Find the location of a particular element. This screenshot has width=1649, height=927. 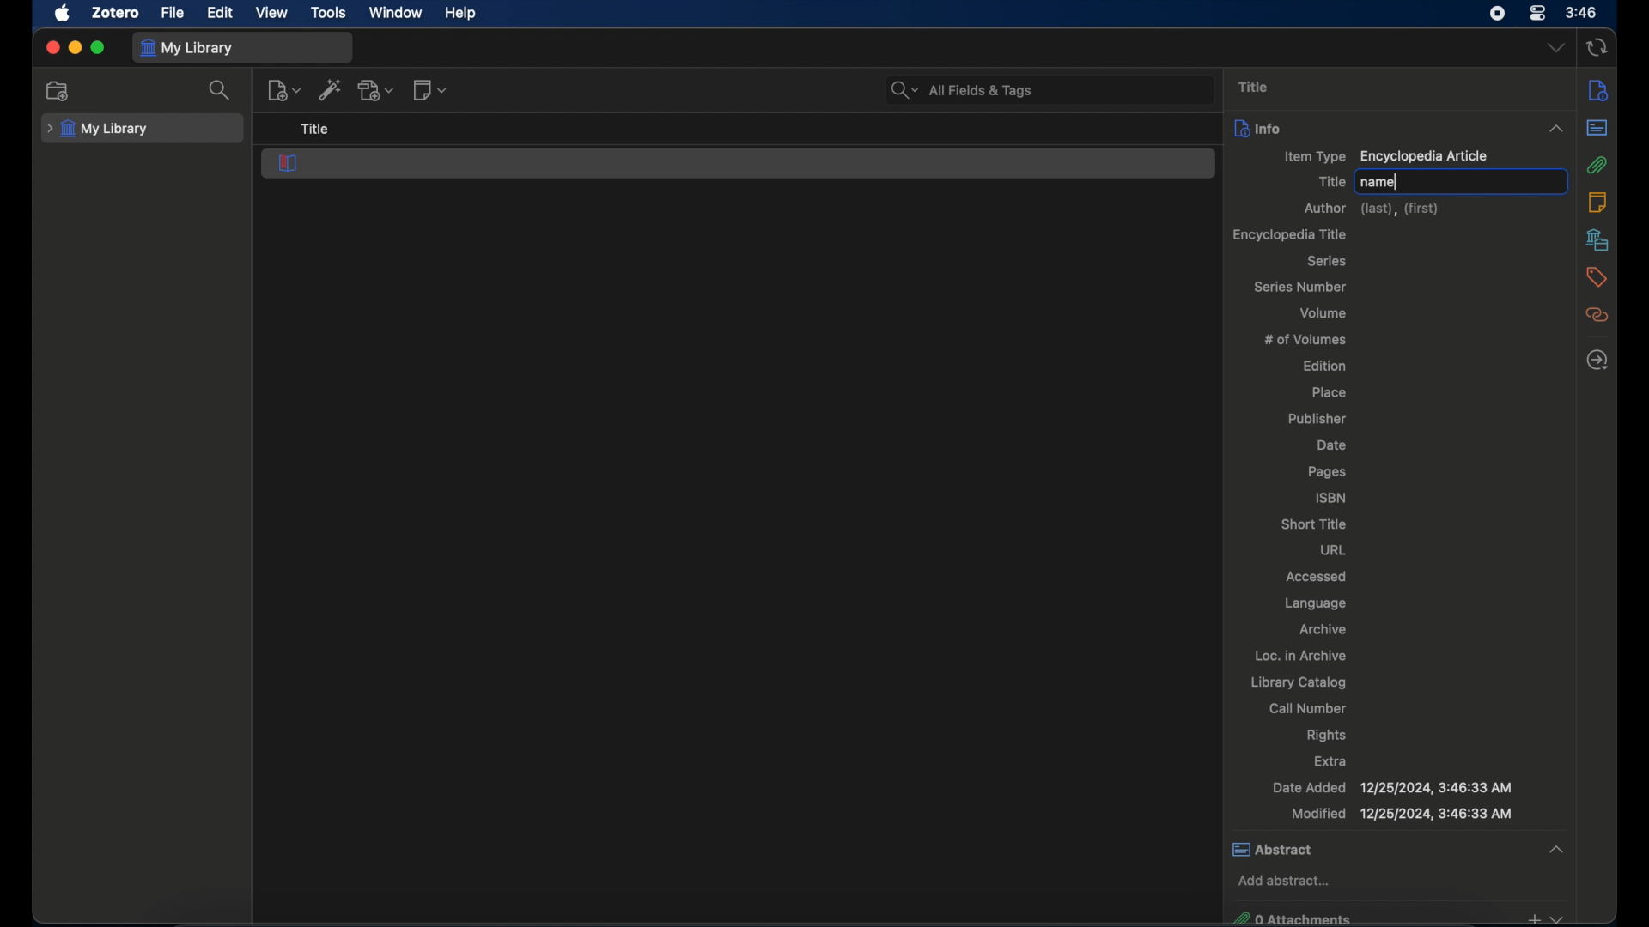

series is located at coordinates (1328, 261).